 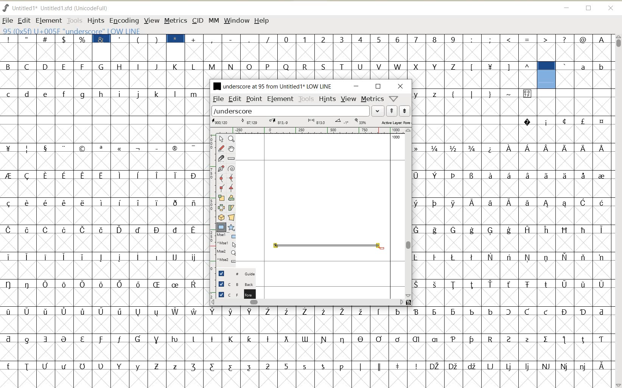 I want to click on change whether spiro is active or not, so click(x=231, y=168).